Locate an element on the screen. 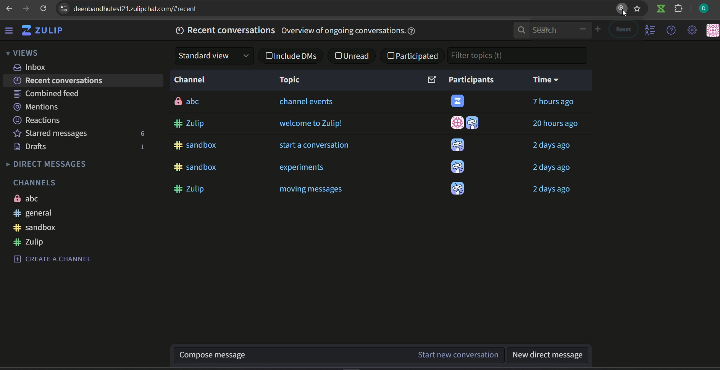 Image resolution: width=720 pixels, height=370 pixels. mentions is located at coordinates (38, 107).